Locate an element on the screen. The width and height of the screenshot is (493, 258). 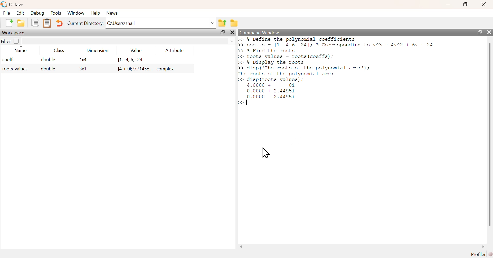
Undo is located at coordinates (58, 23).